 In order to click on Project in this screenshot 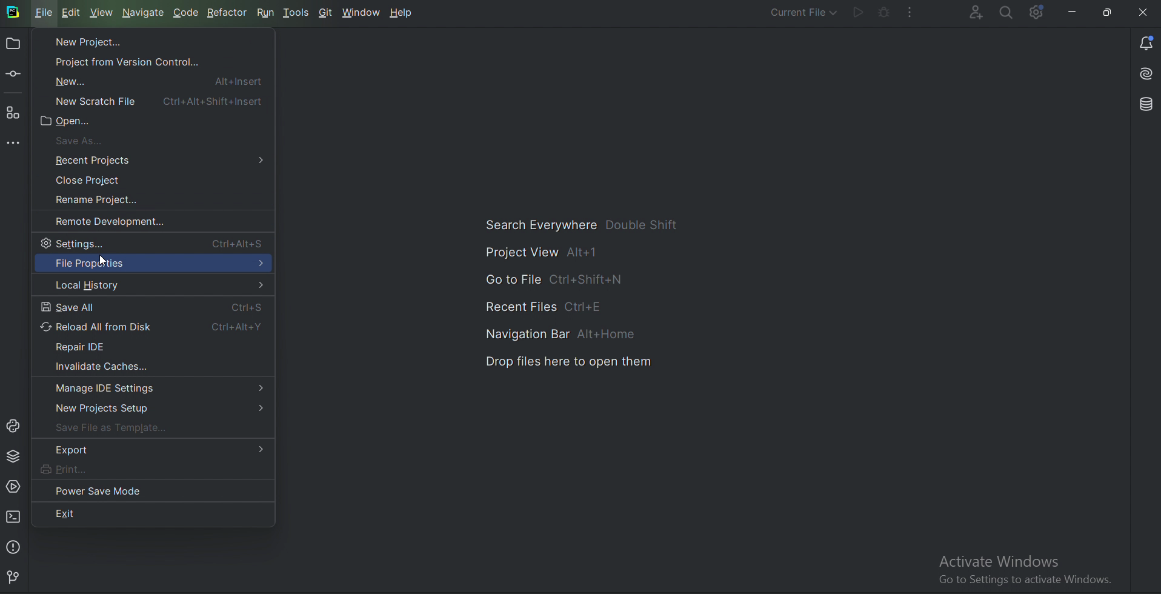, I will do `click(13, 45)`.